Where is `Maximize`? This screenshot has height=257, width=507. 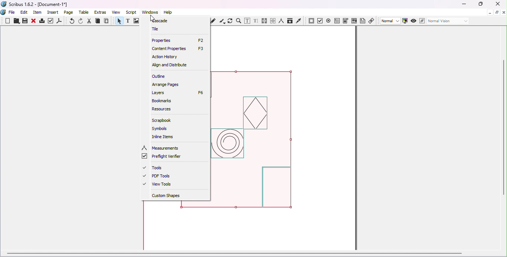 Maximize is located at coordinates (497, 12).